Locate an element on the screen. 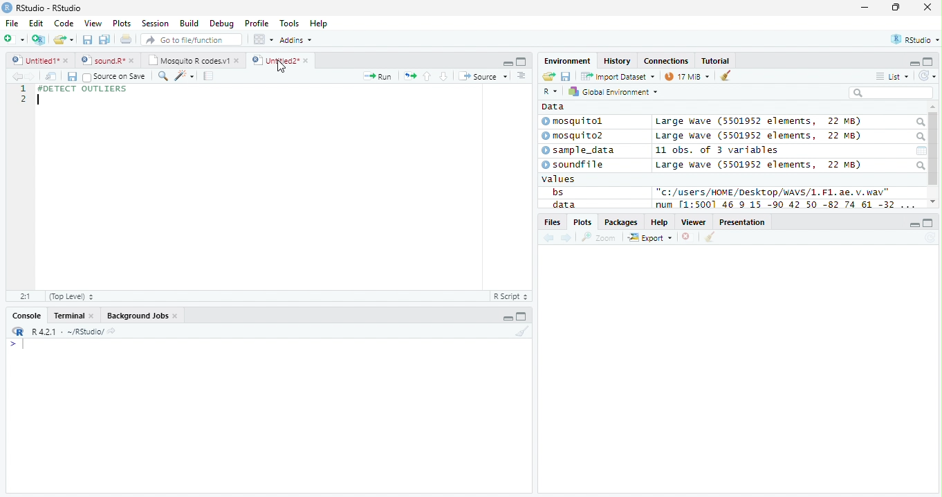 The width and height of the screenshot is (942, 497). data is located at coordinates (562, 204).